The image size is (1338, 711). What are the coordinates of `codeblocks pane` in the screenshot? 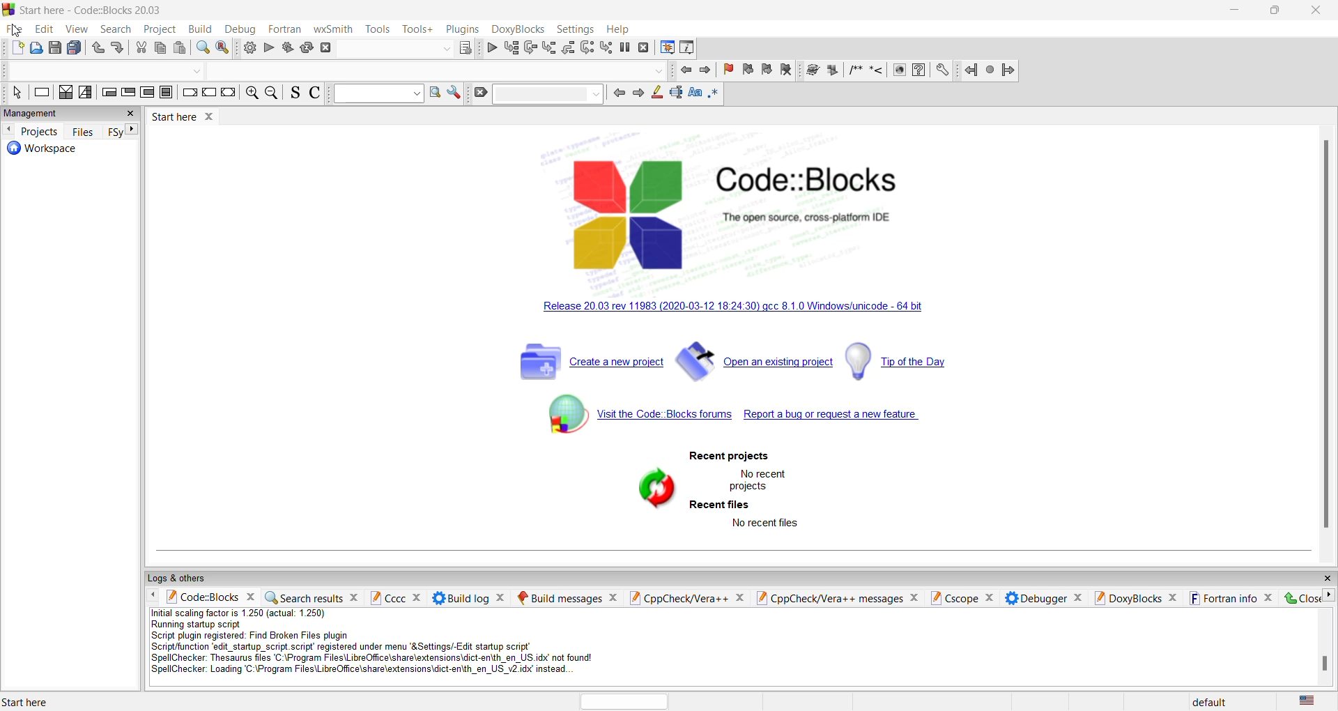 It's located at (202, 598).